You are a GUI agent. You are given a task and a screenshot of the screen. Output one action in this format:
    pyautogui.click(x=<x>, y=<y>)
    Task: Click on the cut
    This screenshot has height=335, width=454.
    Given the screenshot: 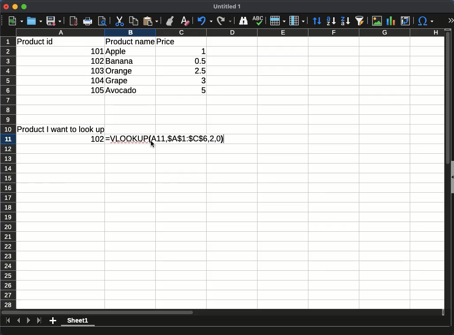 What is the action you would take?
    pyautogui.click(x=119, y=21)
    